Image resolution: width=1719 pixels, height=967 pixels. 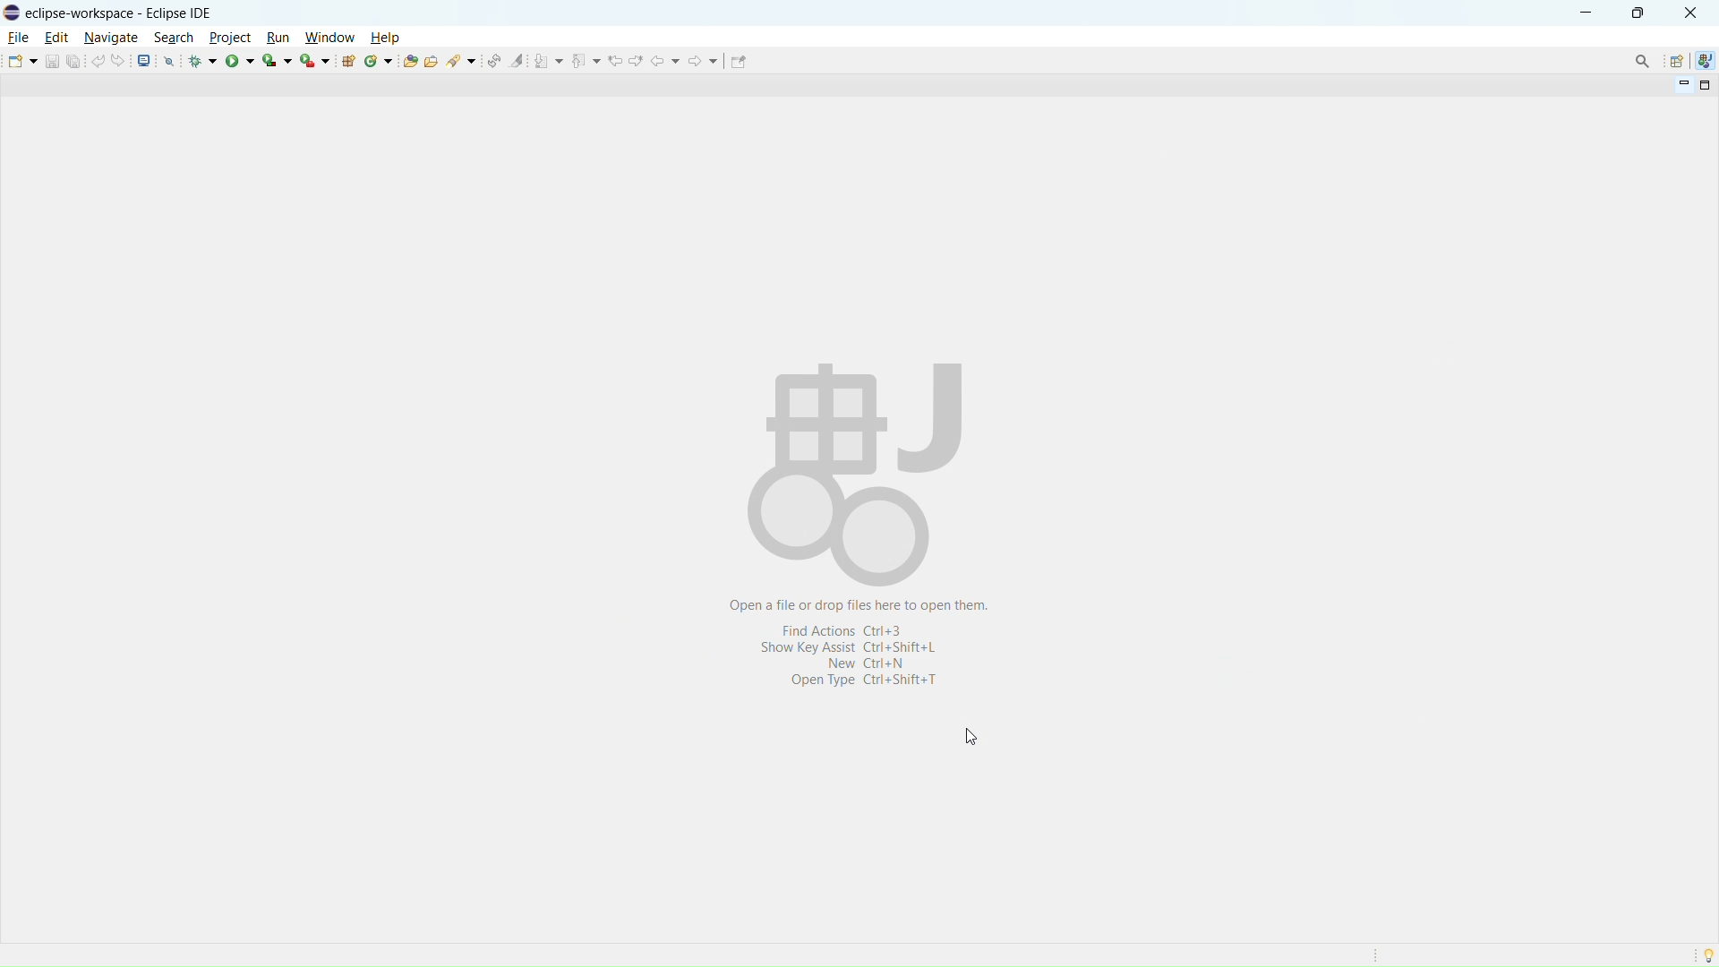 What do you see at coordinates (1706, 85) in the screenshot?
I see `maximize view` at bounding box center [1706, 85].